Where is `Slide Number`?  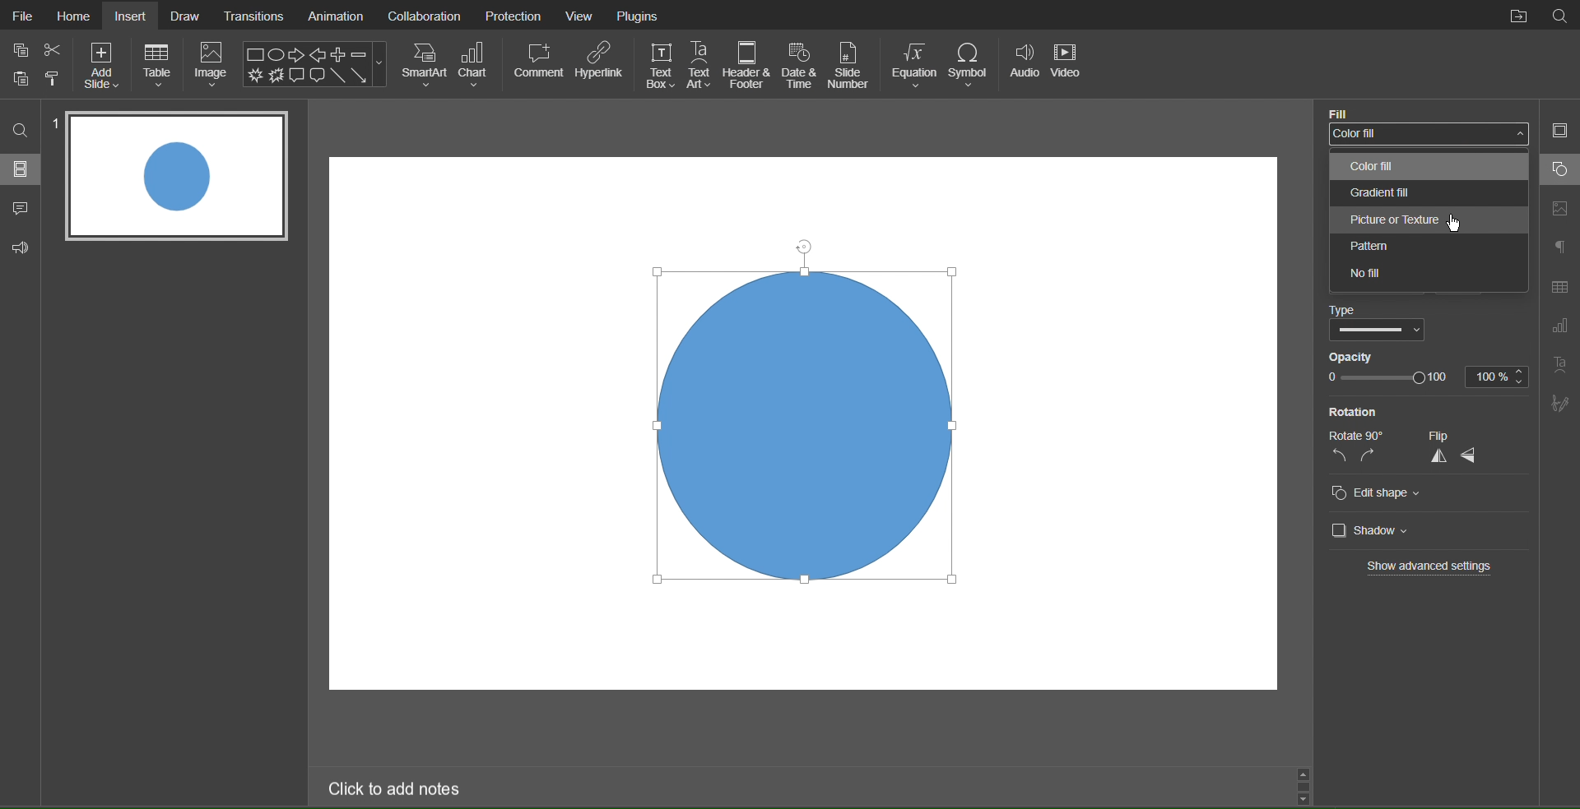 Slide Number is located at coordinates (849, 65).